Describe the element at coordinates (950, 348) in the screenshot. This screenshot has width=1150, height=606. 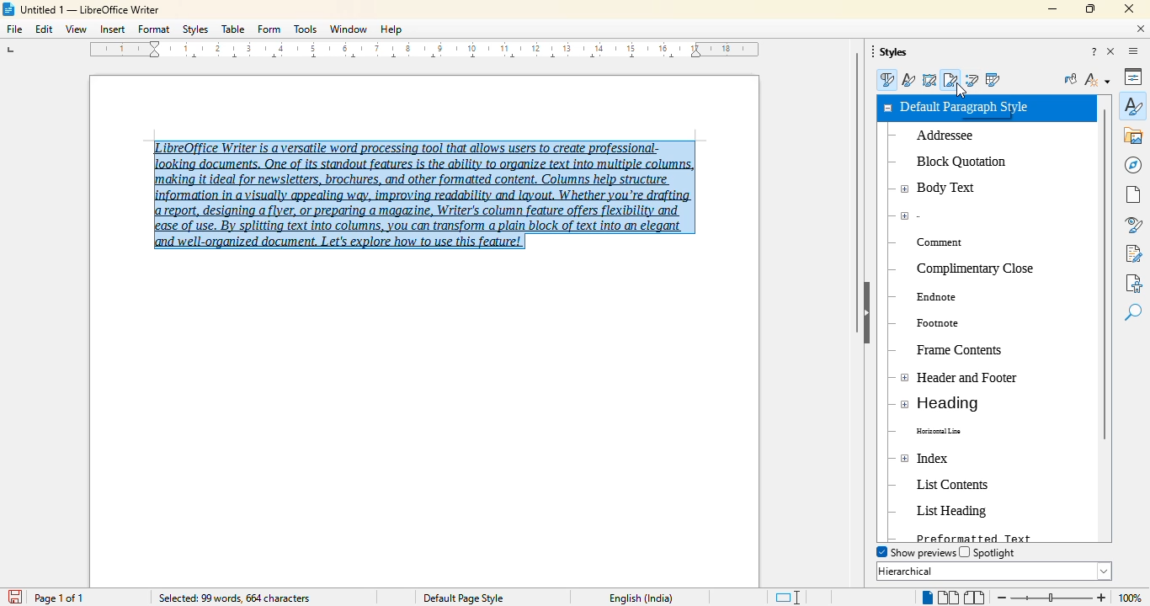
I see `Frame Contents` at that location.